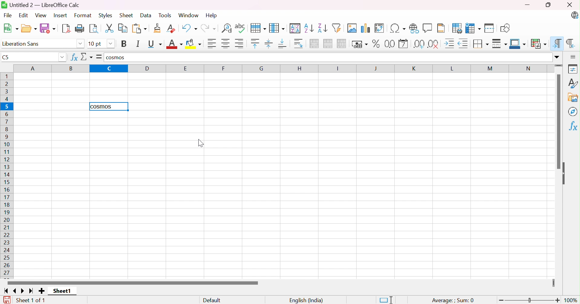  I want to click on Sidebar Settings, so click(574, 56).